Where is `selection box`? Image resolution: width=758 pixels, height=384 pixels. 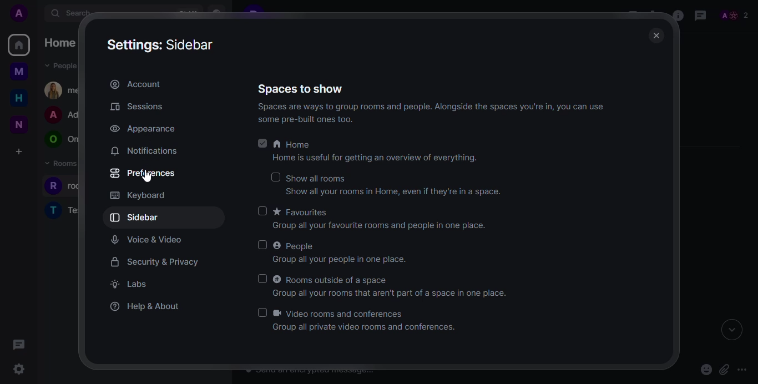 selection box is located at coordinates (264, 211).